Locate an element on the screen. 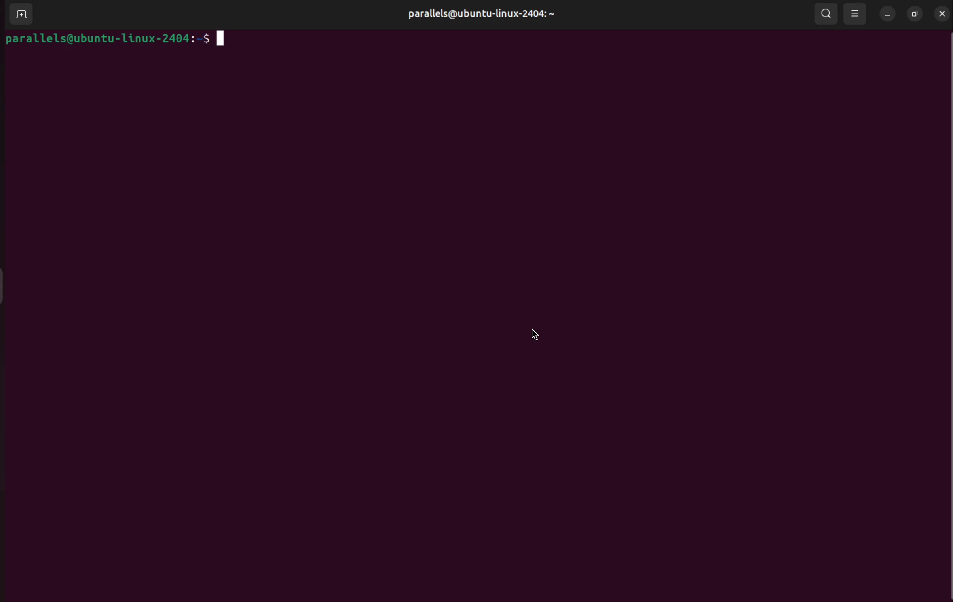 This screenshot has height=602, width=953. parallels@ubuntu-linux-2404: ~ is located at coordinates (478, 11).